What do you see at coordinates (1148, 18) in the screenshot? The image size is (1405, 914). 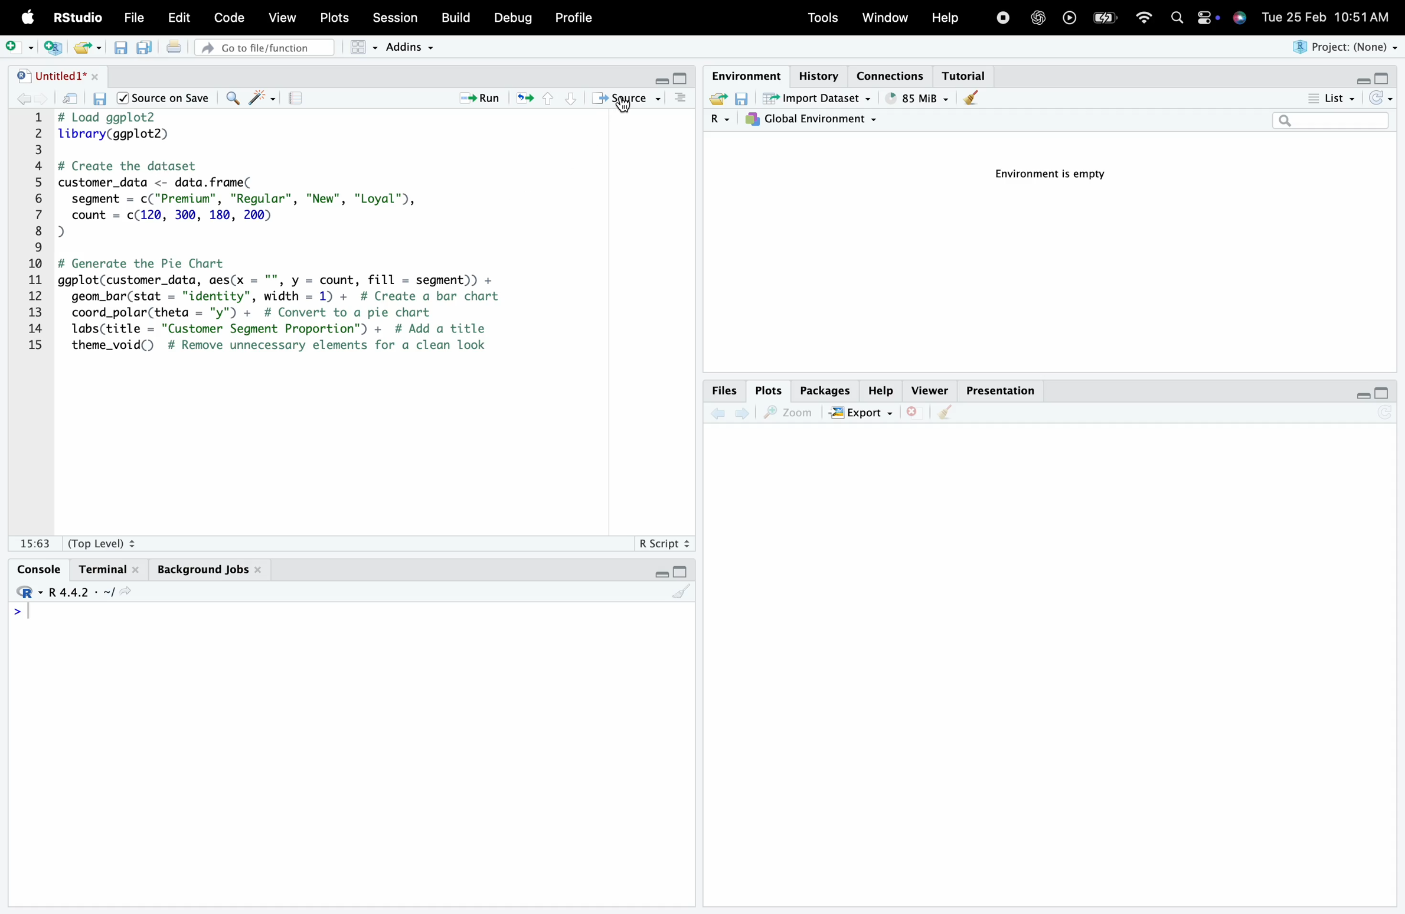 I see `wifi` at bounding box center [1148, 18].